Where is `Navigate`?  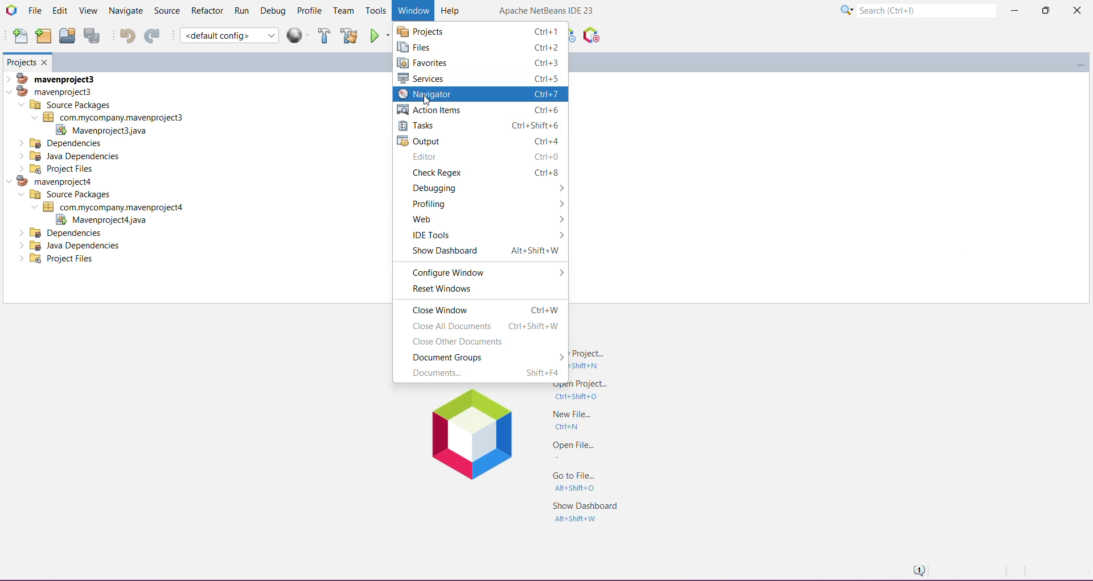 Navigate is located at coordinates (125, 11).